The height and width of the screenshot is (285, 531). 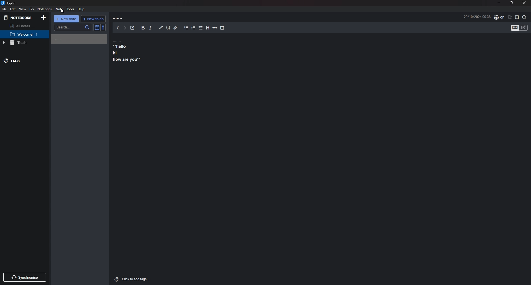 What do you see at coordinates (22, 43) in the screenshot?
I see `Trash` at bounding box center [22, 43].